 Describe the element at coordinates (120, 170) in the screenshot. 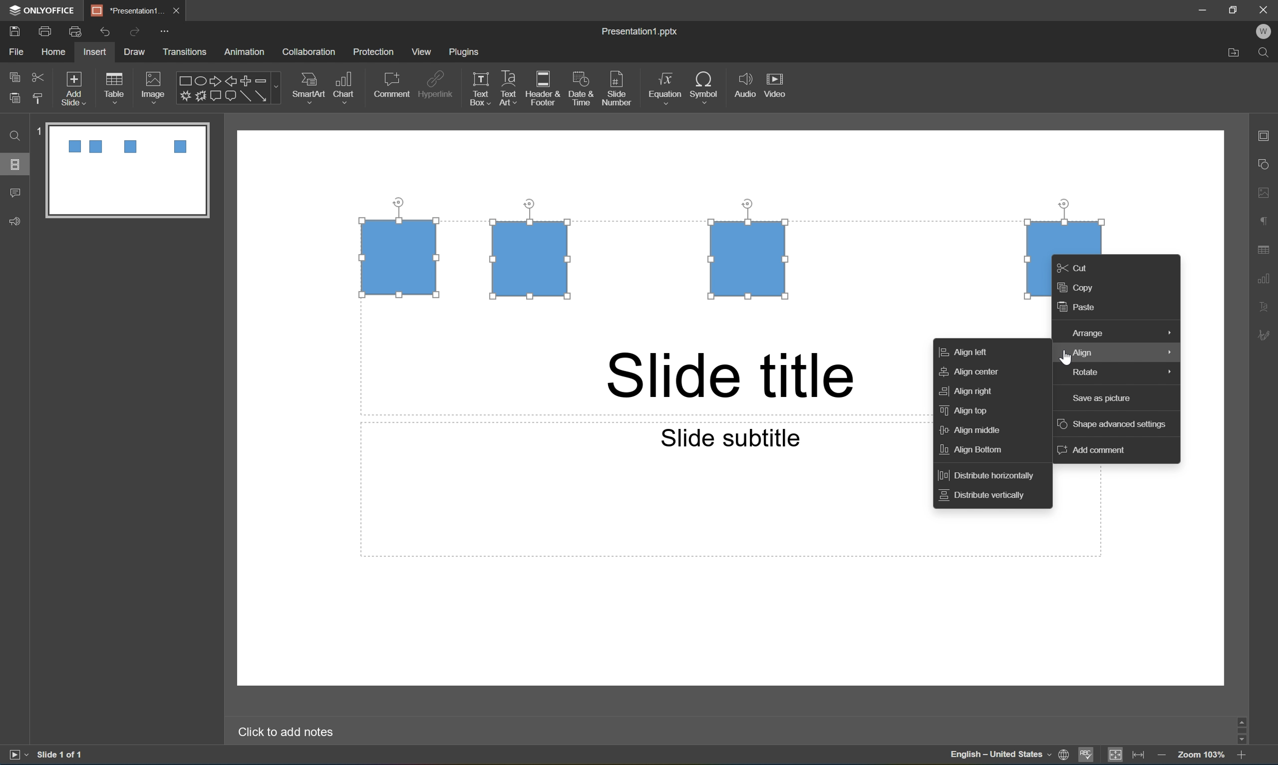

I see `slide 1` at that location.